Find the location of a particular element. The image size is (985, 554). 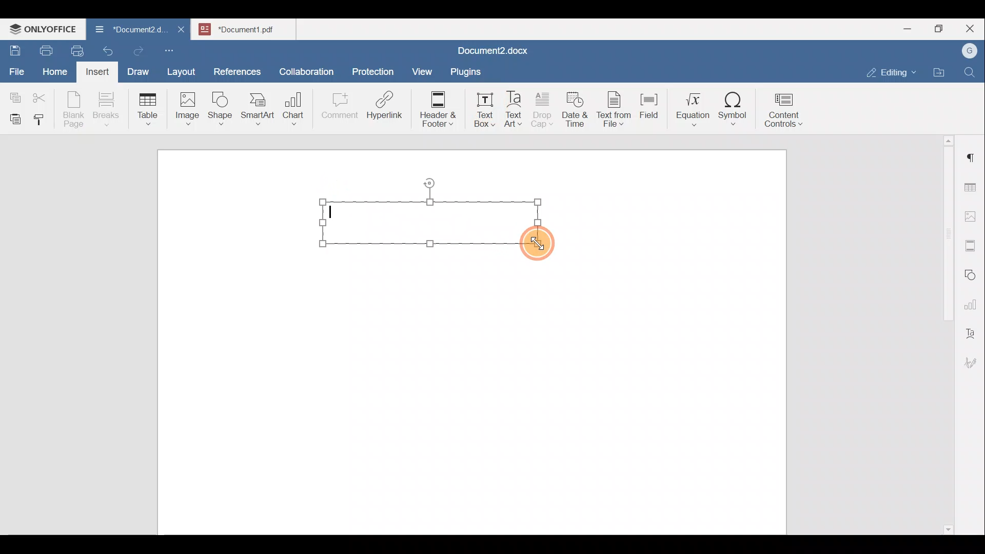

Layout is located at coordinates (184, 70).